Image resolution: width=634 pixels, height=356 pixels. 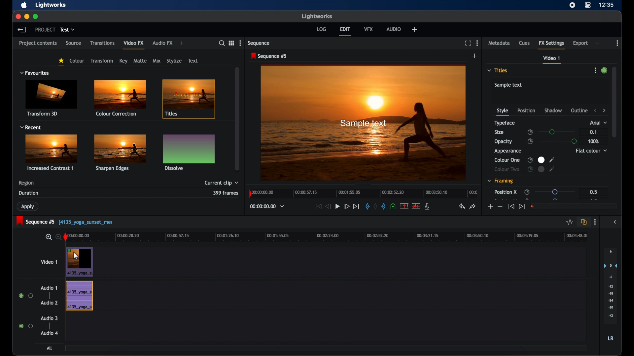 What do you see at coordinates (369, 29) in the screenshot?
I see `vfx` at bounding box center [369, 29].